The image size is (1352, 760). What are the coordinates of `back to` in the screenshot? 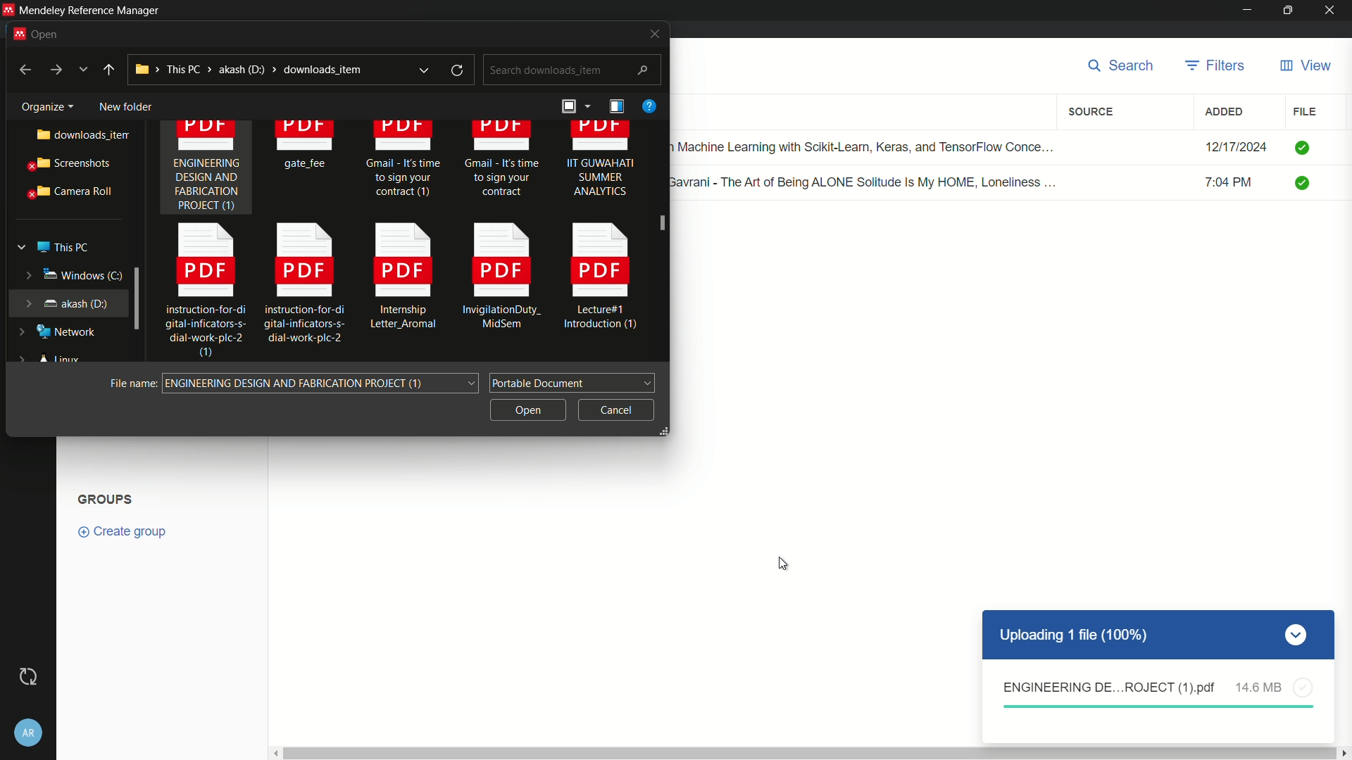 It's located at (20, 68).